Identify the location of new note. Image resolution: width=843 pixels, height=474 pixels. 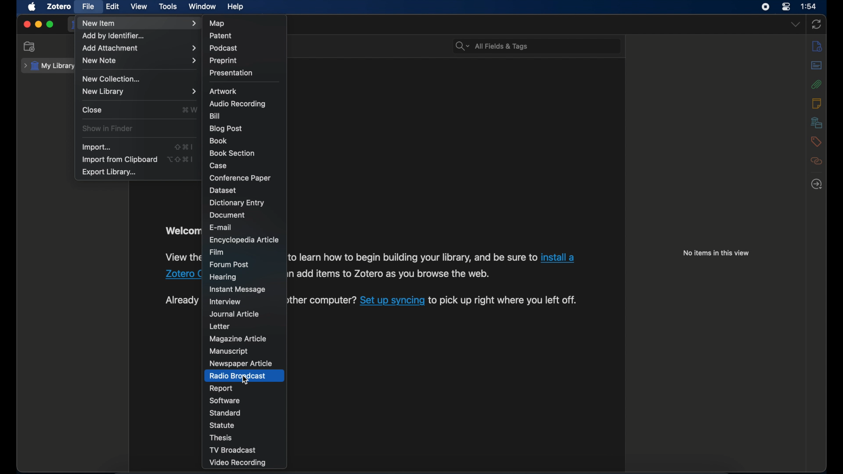
(138, 61).